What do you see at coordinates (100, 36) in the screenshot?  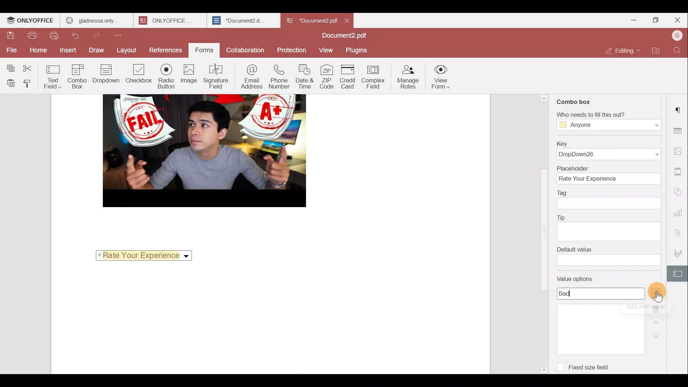 I see `Redo` at bounding box center [100, 36].